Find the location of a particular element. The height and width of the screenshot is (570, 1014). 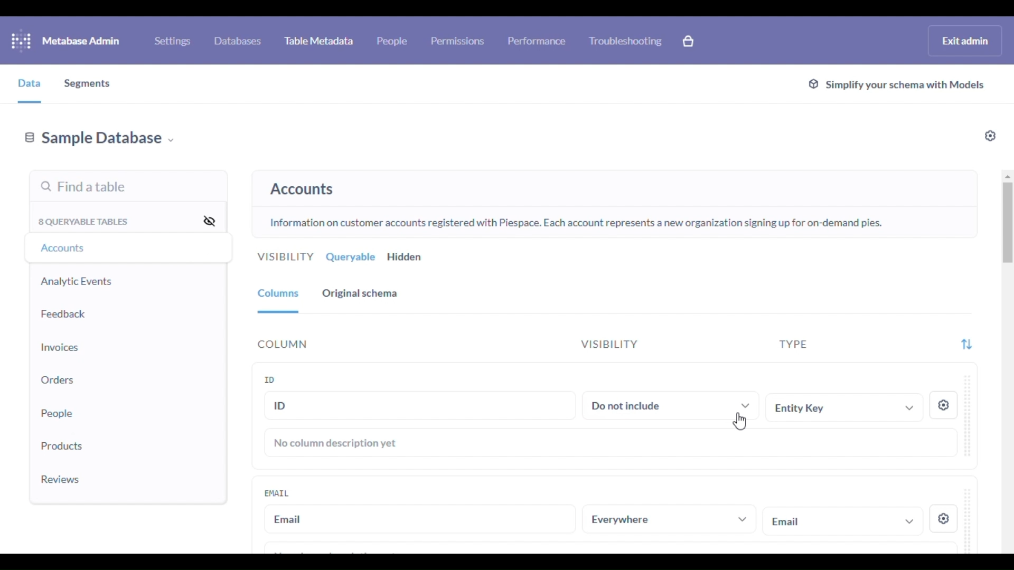

products is located at coordinates (63, 446).